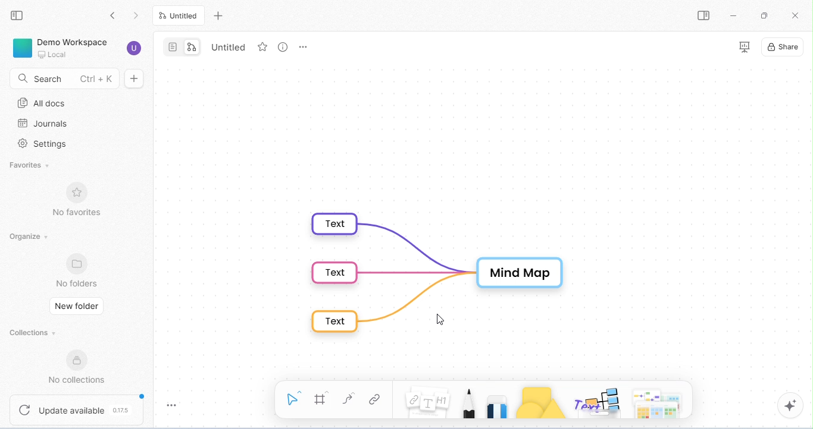  Describe the element at coordinates (137, 16) in the screenshot. I see `go forward` at that location.